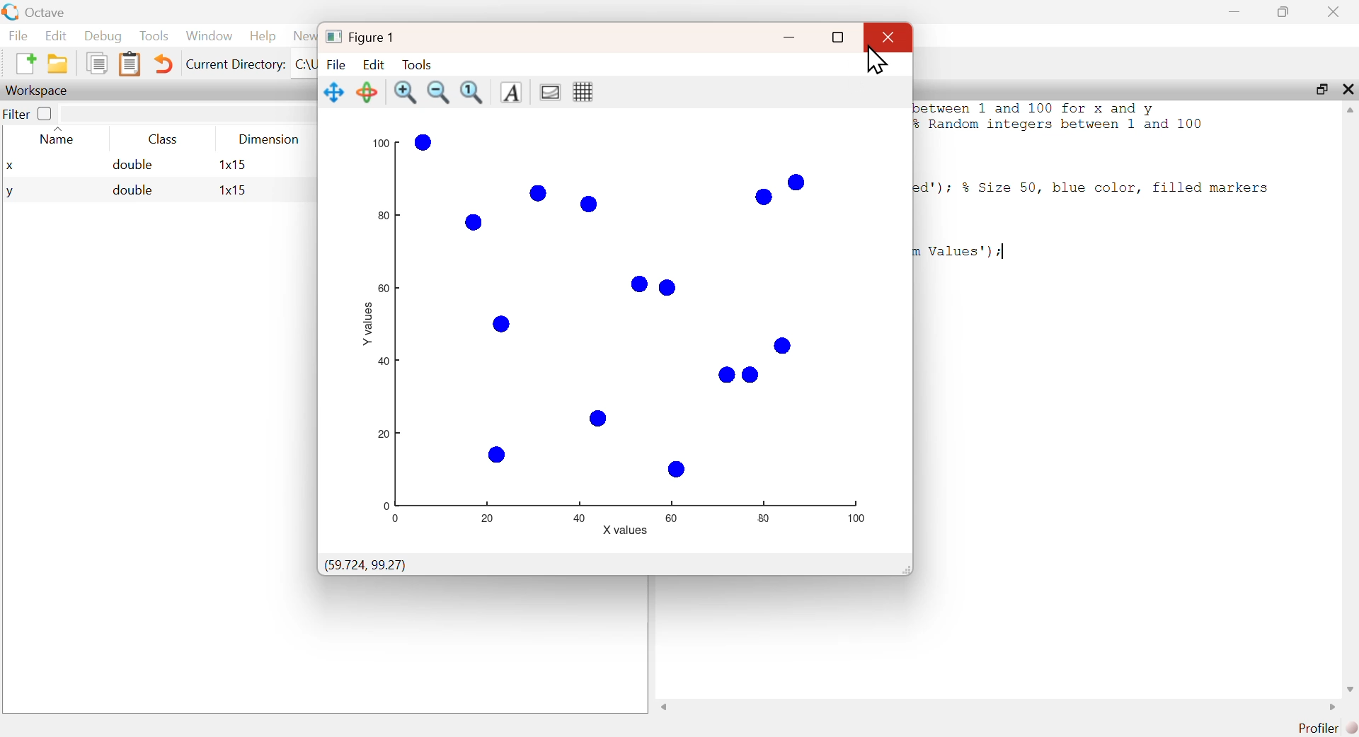 The width and height of the screenshot is (1359, 737). I want to click on x, so click(11, 167).